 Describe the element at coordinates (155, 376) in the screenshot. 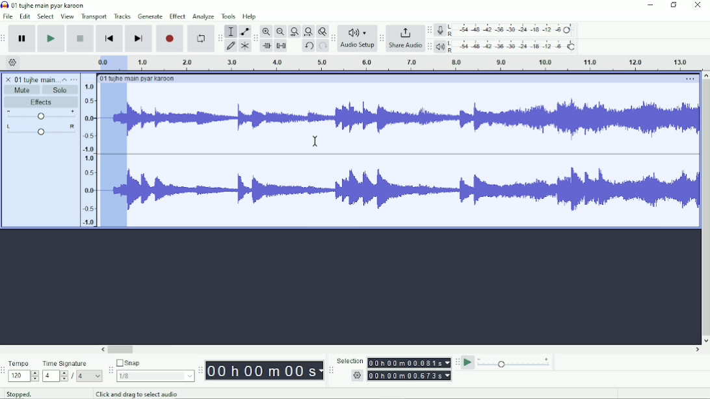

I see `1/8` at that location.